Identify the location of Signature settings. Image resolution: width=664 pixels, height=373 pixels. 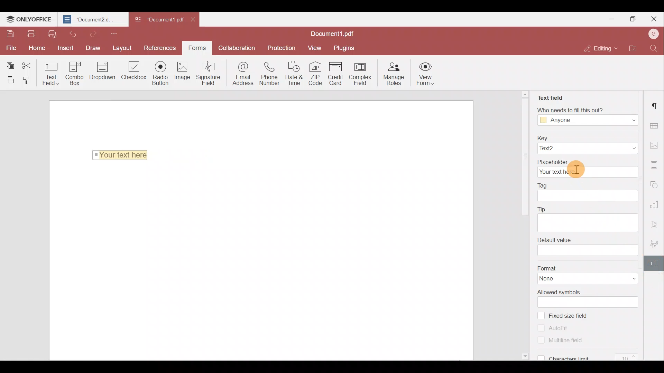
(656, 242).